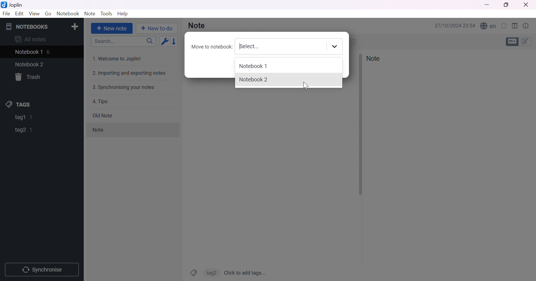  What do you see at coordinates (30, 64) in the screenshot?
I see `Notebook2` at bounding box center [30, 64].